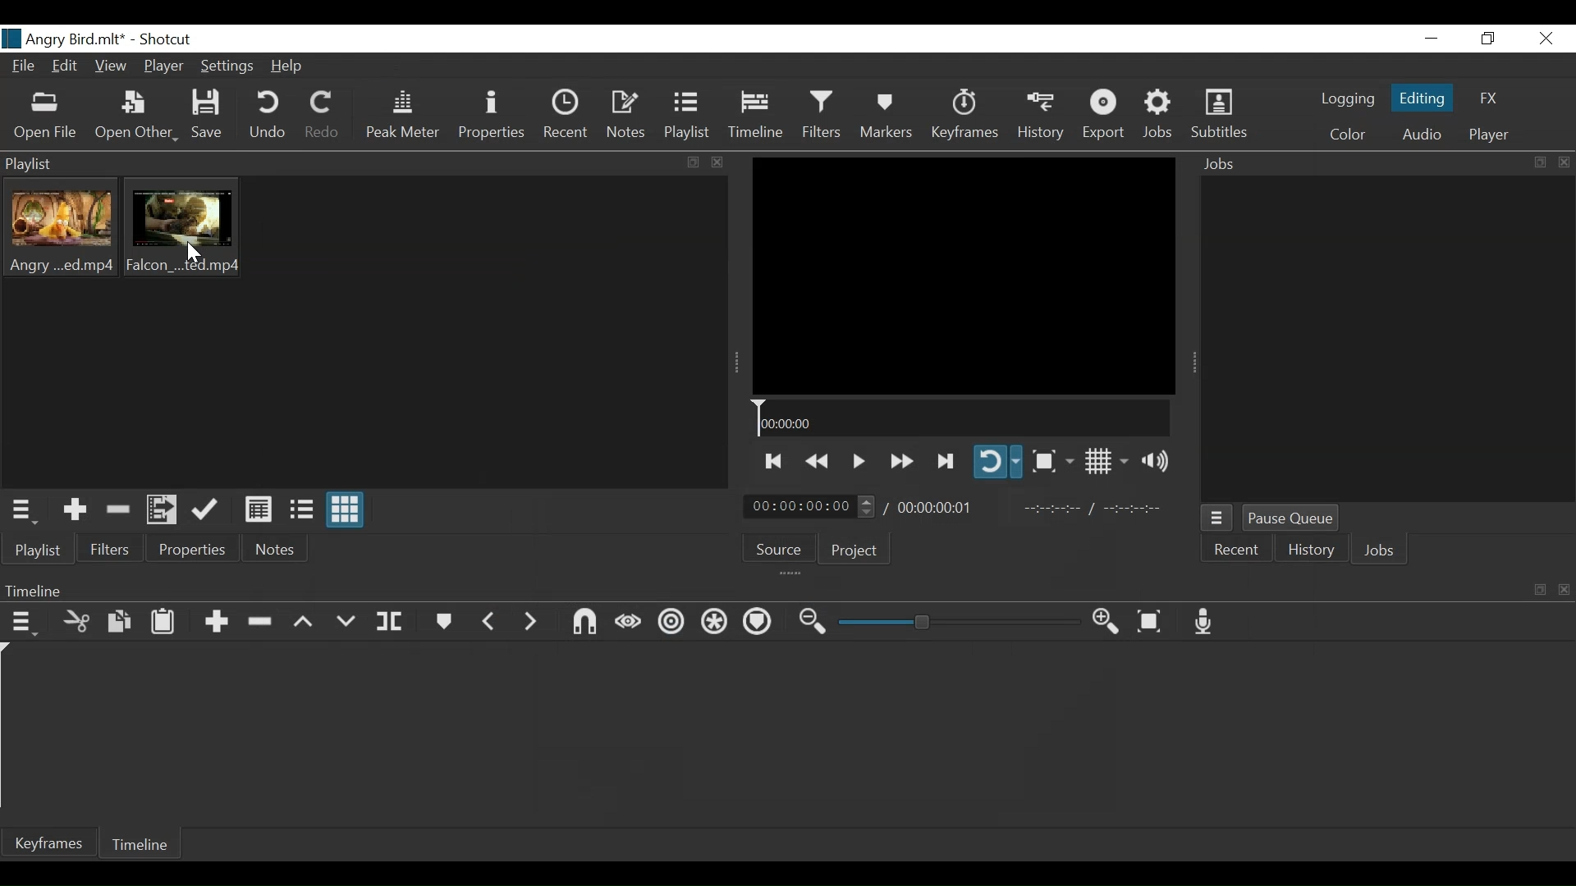 The width and height of the screenshot is (1576, 886). I want to click on Jobs, so click(1225, 165).